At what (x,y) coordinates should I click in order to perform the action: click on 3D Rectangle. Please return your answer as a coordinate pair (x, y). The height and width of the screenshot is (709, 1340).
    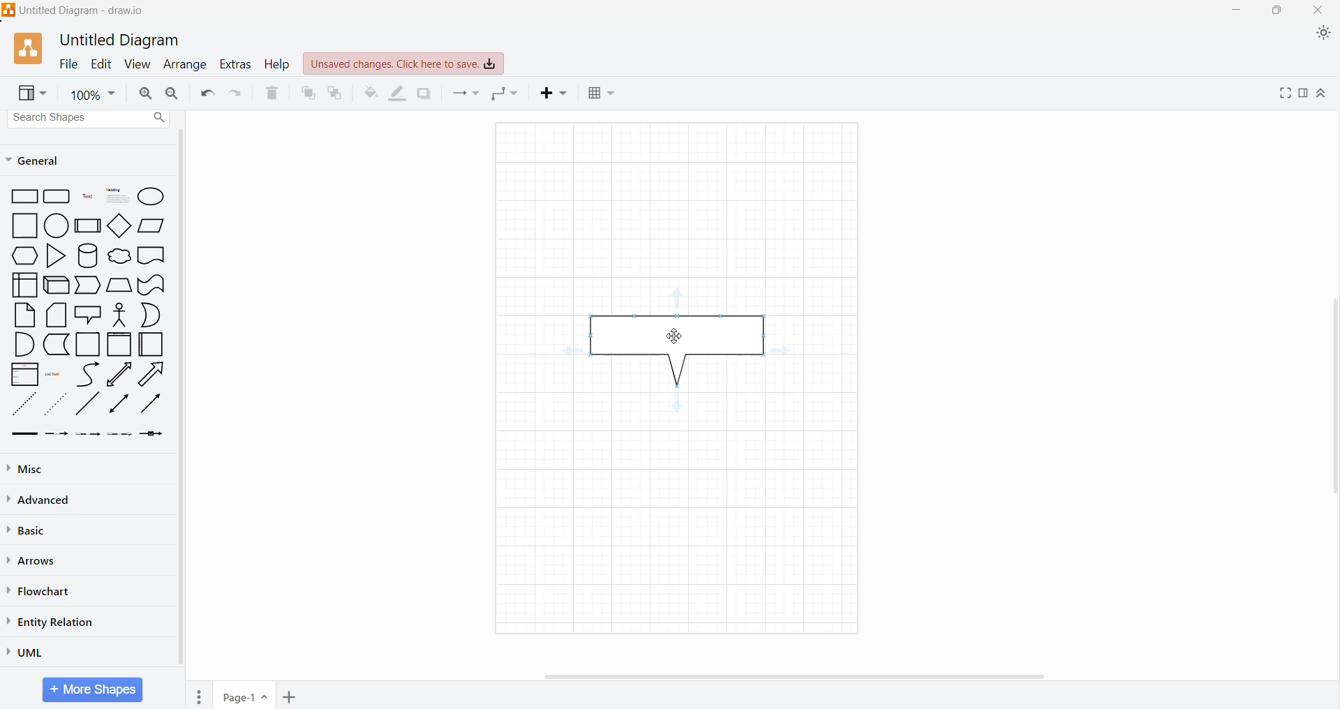
    Looking at the image, I should click on (57, 285).